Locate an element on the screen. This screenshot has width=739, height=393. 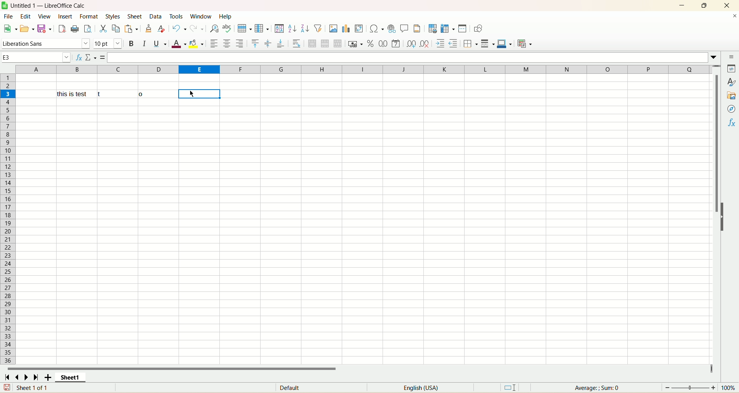
sheet number is located at coordinates (38, 388).